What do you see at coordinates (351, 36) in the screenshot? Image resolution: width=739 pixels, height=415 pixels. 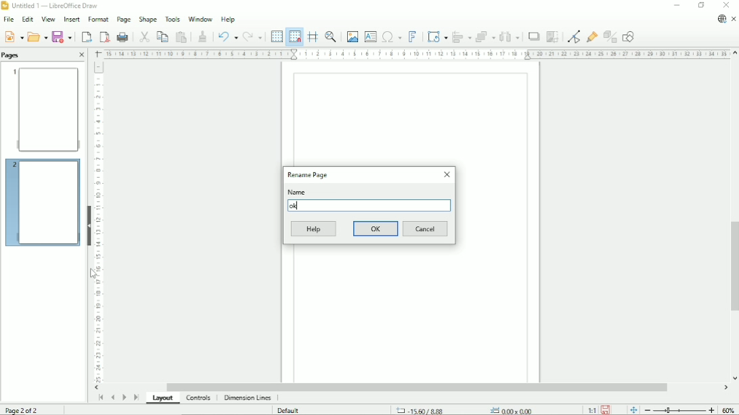 I see `Insert image` at bounding box center [351, 36].